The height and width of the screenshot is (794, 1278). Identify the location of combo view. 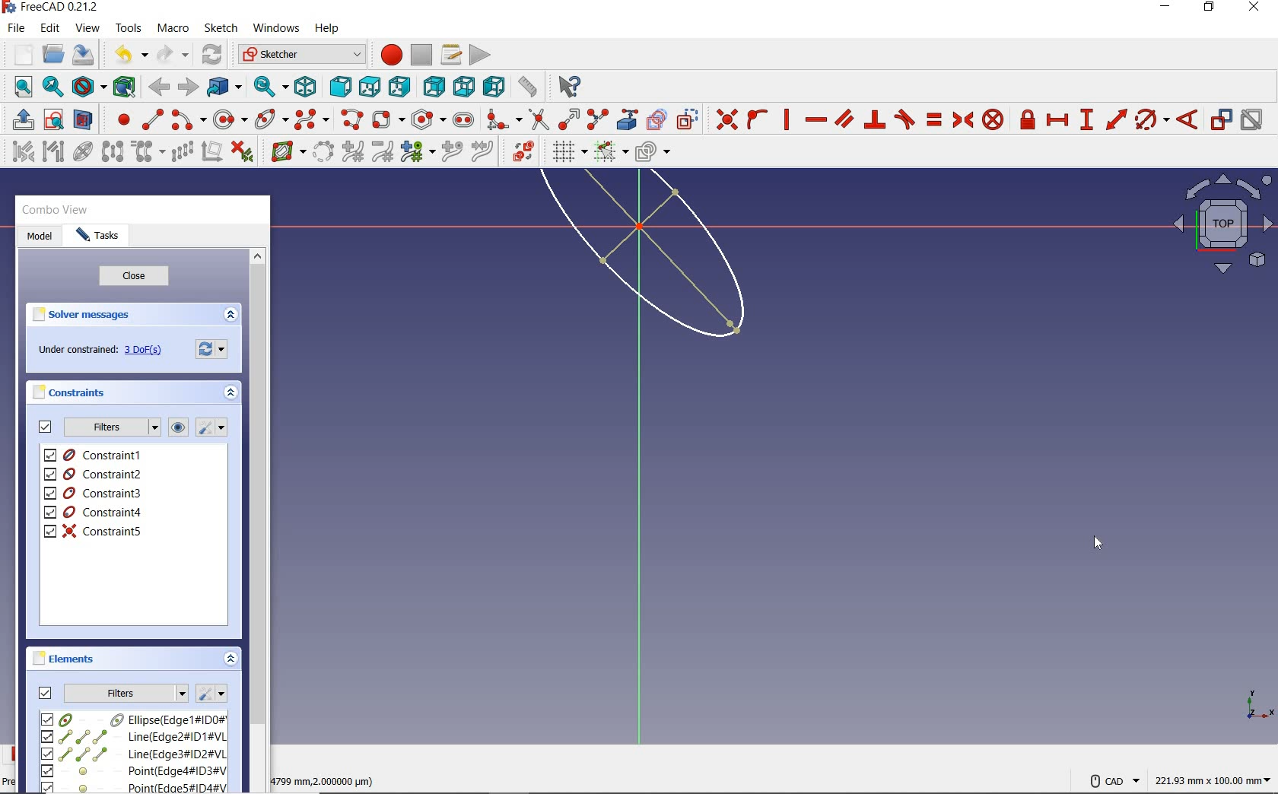
(56, 210).